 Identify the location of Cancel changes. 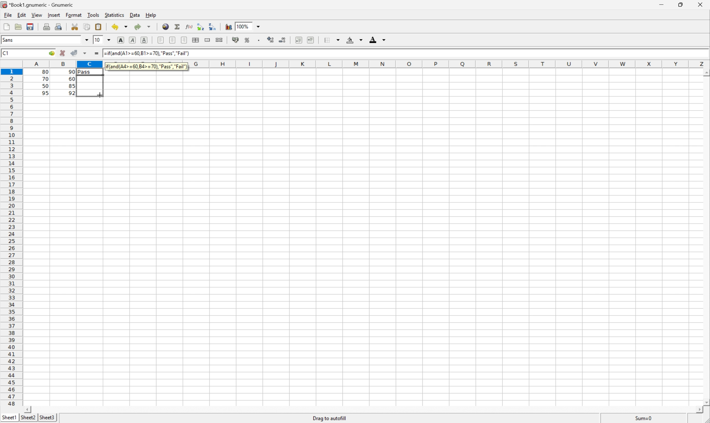
(63, 53).